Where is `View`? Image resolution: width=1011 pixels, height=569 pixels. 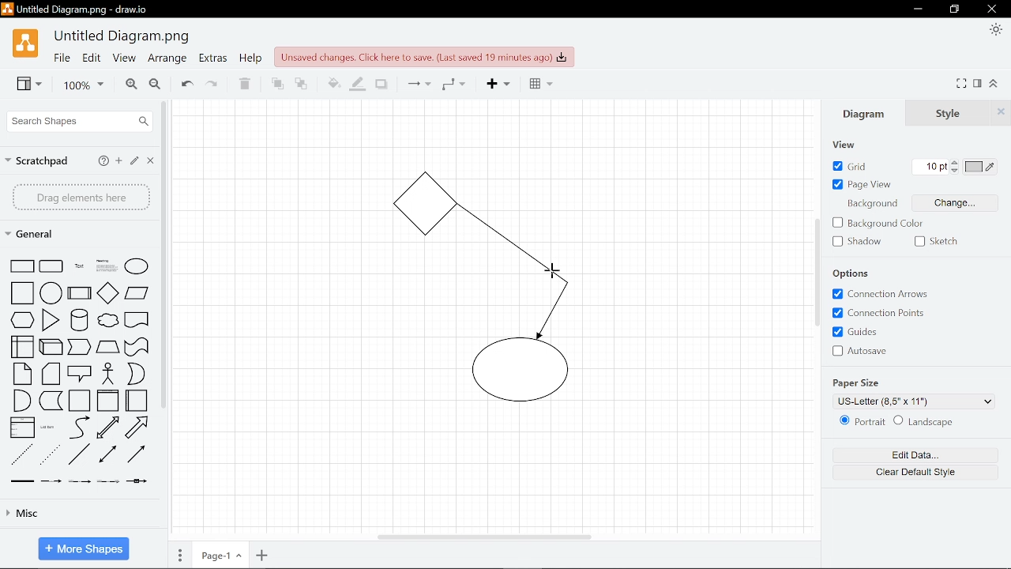 View is located at coordinates (845, 145).